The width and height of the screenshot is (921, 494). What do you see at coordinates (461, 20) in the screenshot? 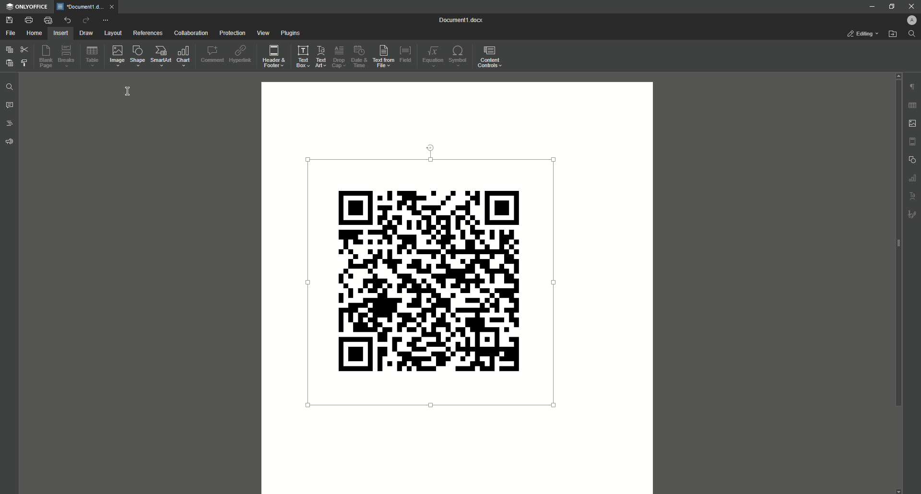
I see `Document1` at bounding box center [461, 20].